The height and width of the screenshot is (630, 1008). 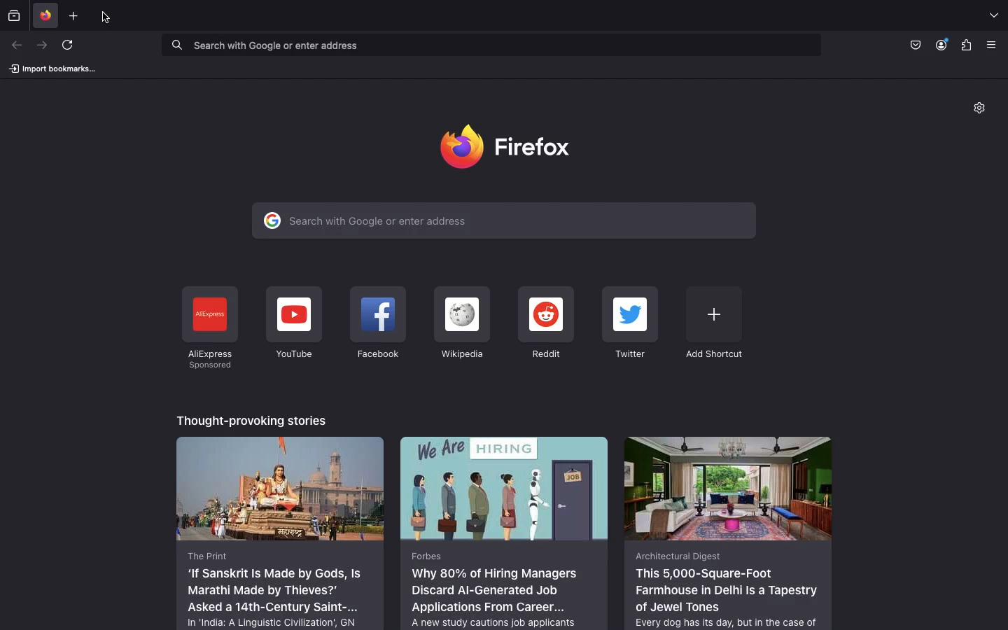 I want to click on Reddit, so click(x=546, y=324).